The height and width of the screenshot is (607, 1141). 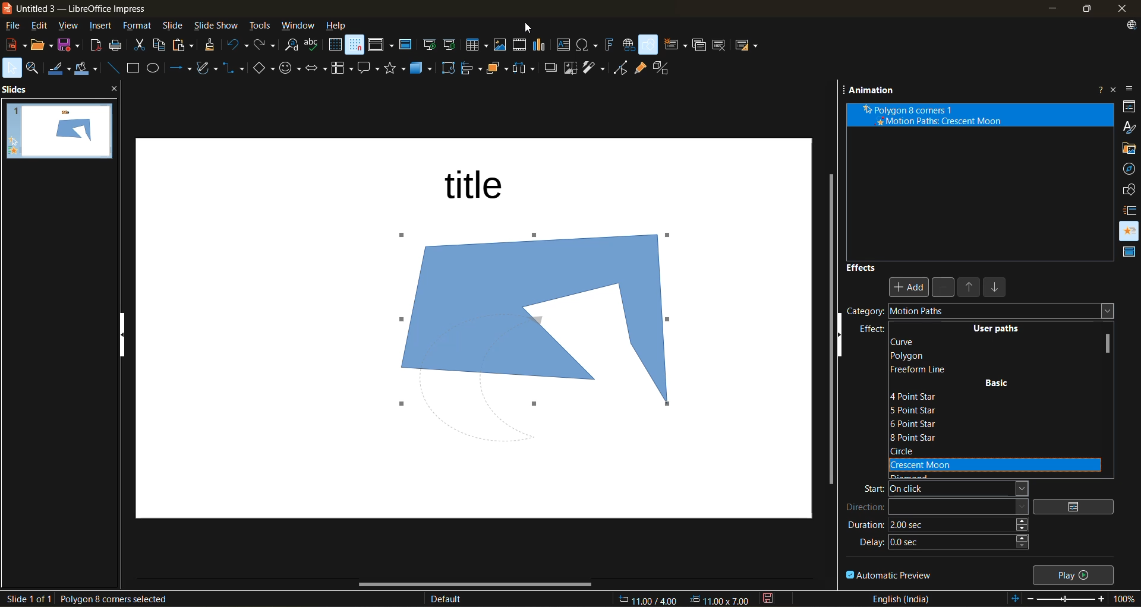 What do you see at coordinates (28, 599) in the screenshot?
I see `slide details` at bounding box center [28, 599].